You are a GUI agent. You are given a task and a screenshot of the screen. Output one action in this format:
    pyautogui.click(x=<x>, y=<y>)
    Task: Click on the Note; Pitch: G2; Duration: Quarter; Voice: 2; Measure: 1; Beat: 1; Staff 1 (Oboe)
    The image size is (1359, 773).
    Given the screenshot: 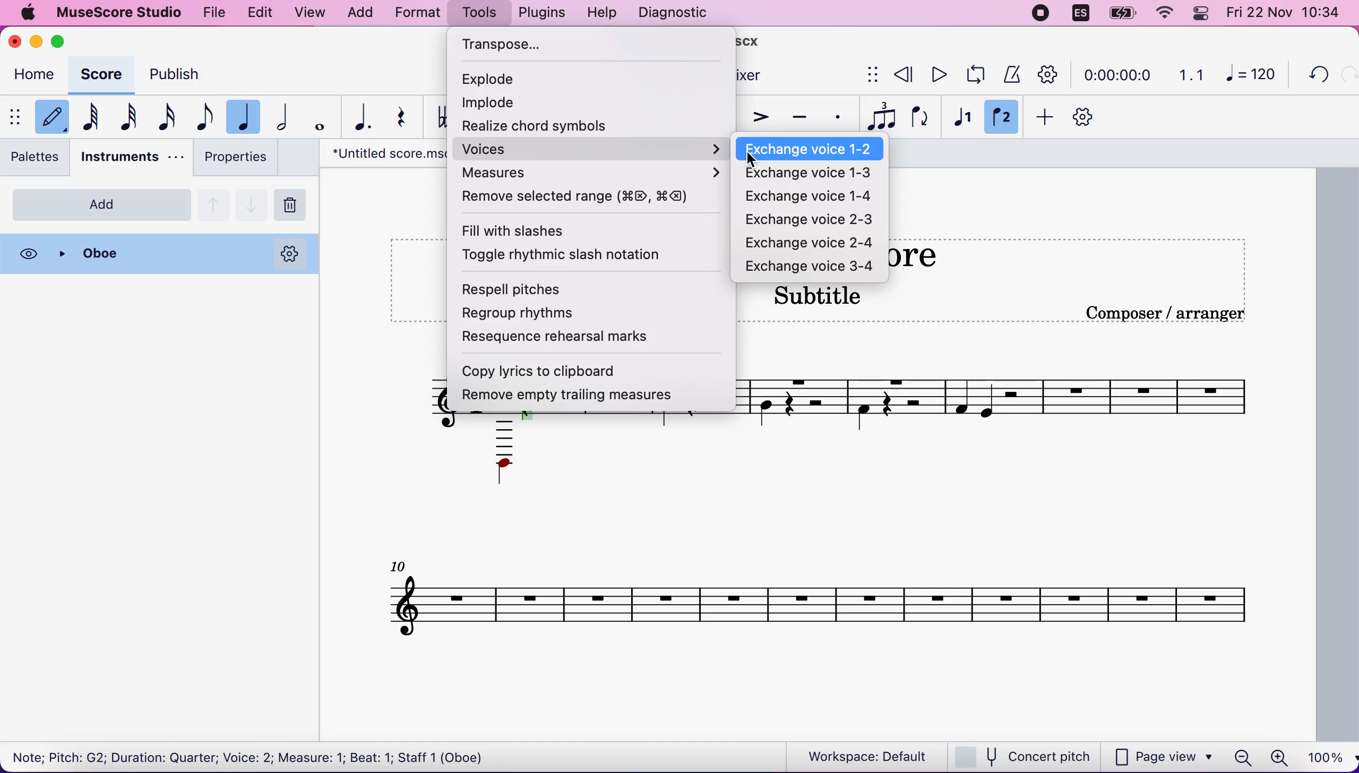 What is the action you would take?
    pyautogui.click(x=257, y=756)
    